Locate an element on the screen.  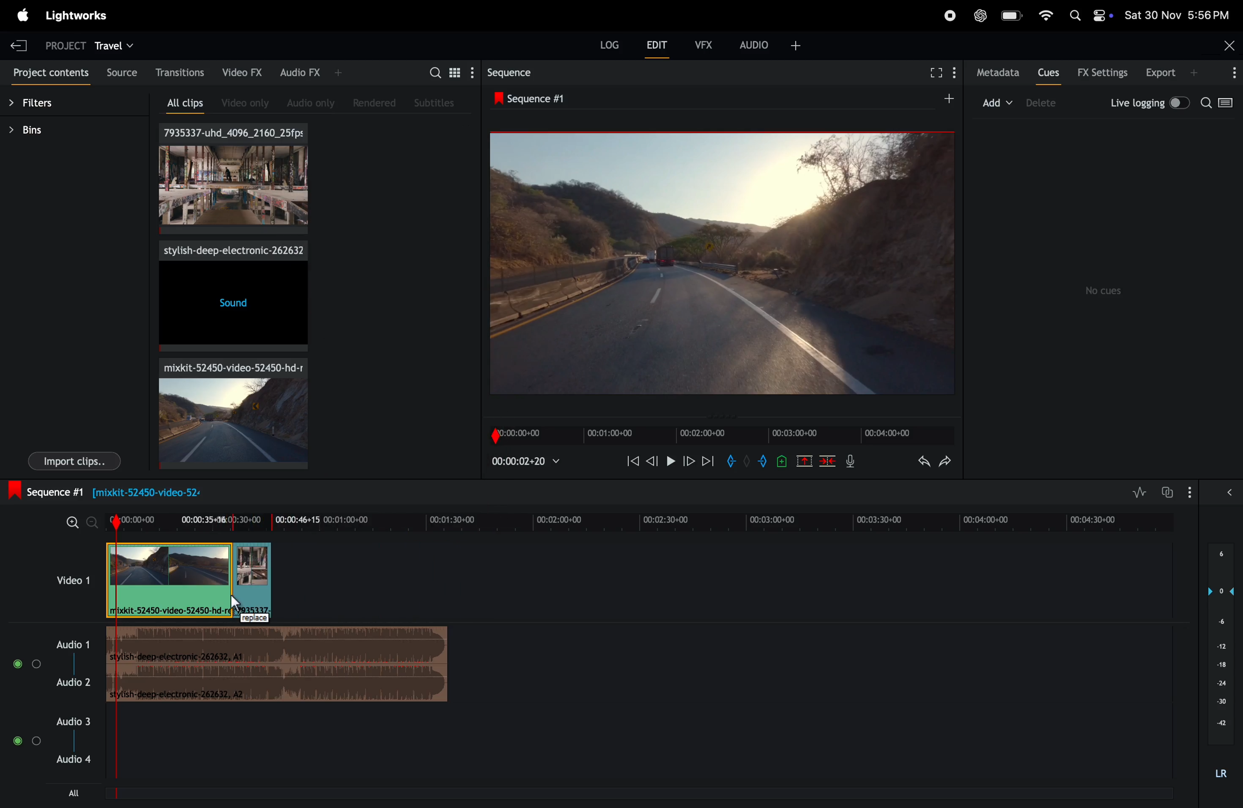
video clips is located at coordinates (235, 179).